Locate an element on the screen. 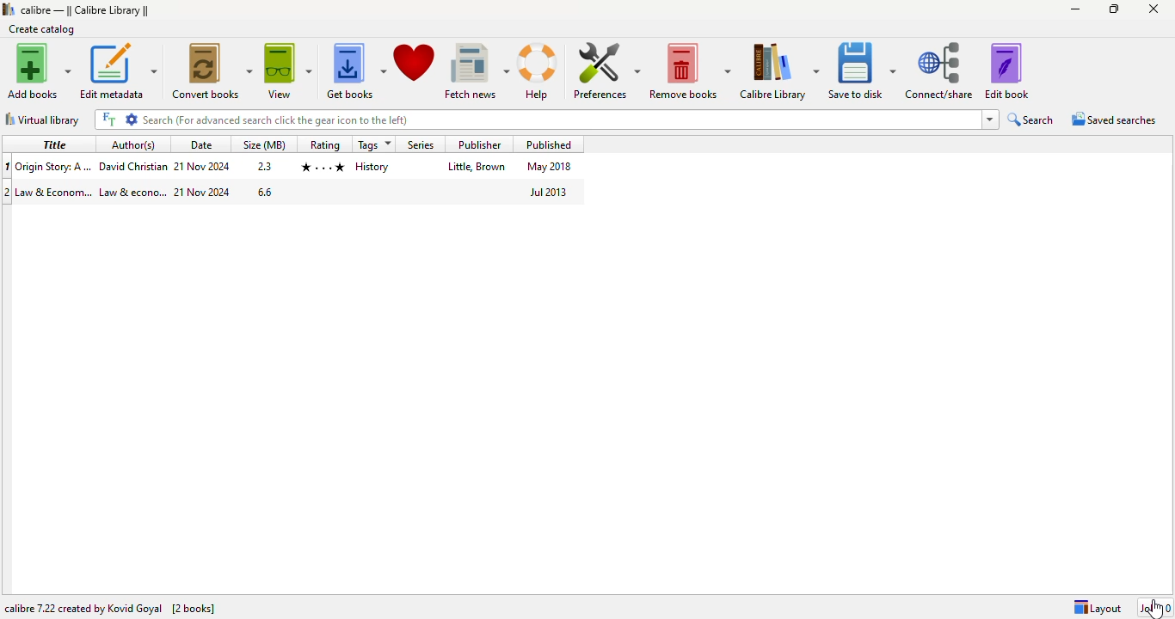  size (MB) is located at coordinates (265, 144).